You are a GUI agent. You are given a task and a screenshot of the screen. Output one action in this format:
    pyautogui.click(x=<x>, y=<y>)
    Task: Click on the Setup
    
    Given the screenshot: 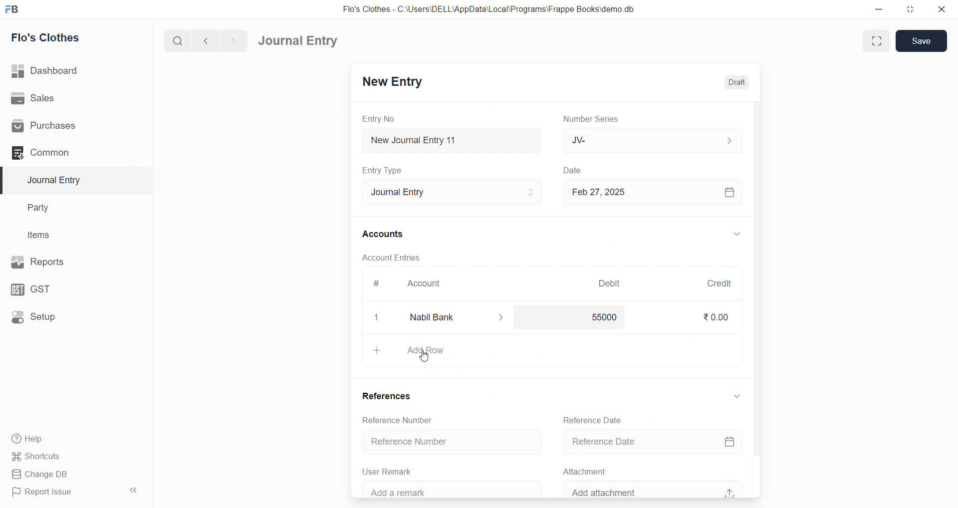 What is the action you would take?
    pyautogui.click(x=57, y=318)
    